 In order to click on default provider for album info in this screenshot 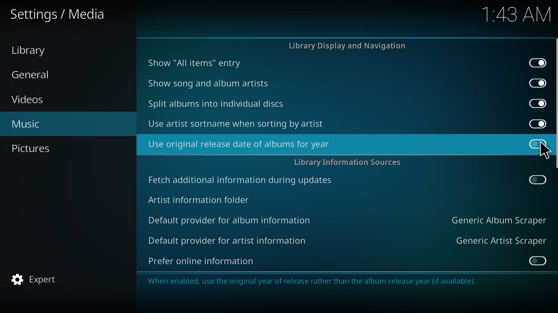, I will do `click(231, 219)`.